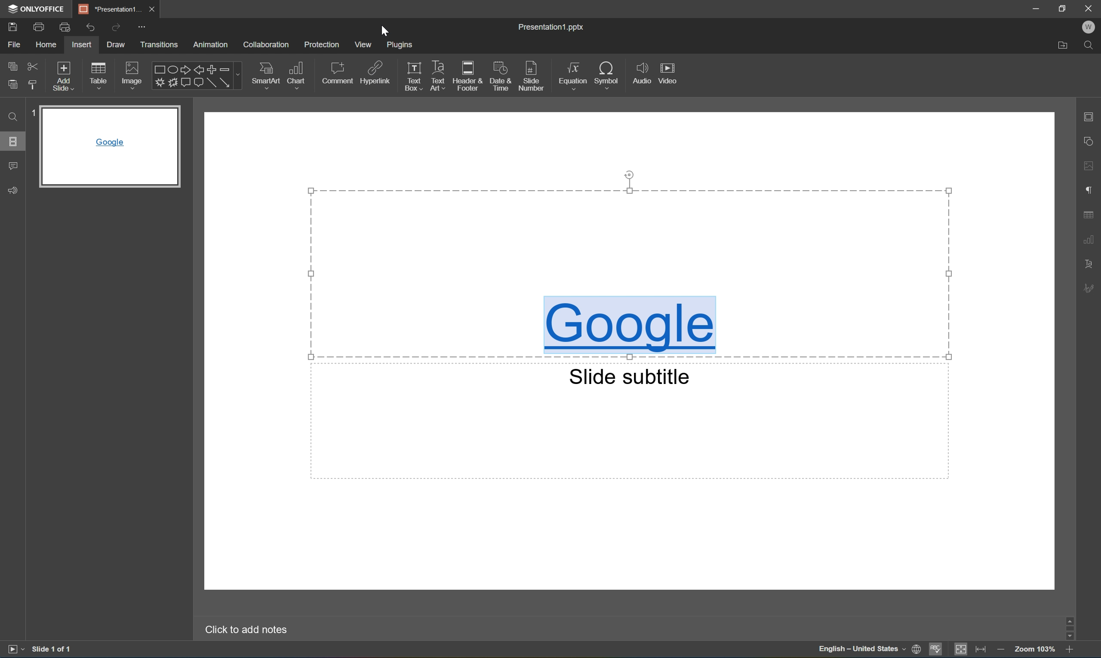 The image size is (1101, 658). I want to click on File, so click(17, 43).